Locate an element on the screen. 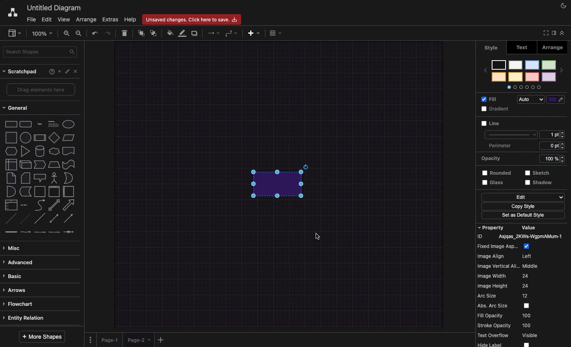 The height and width of the screenshot is (347, 571). Add is located at coordinates (161, 339).